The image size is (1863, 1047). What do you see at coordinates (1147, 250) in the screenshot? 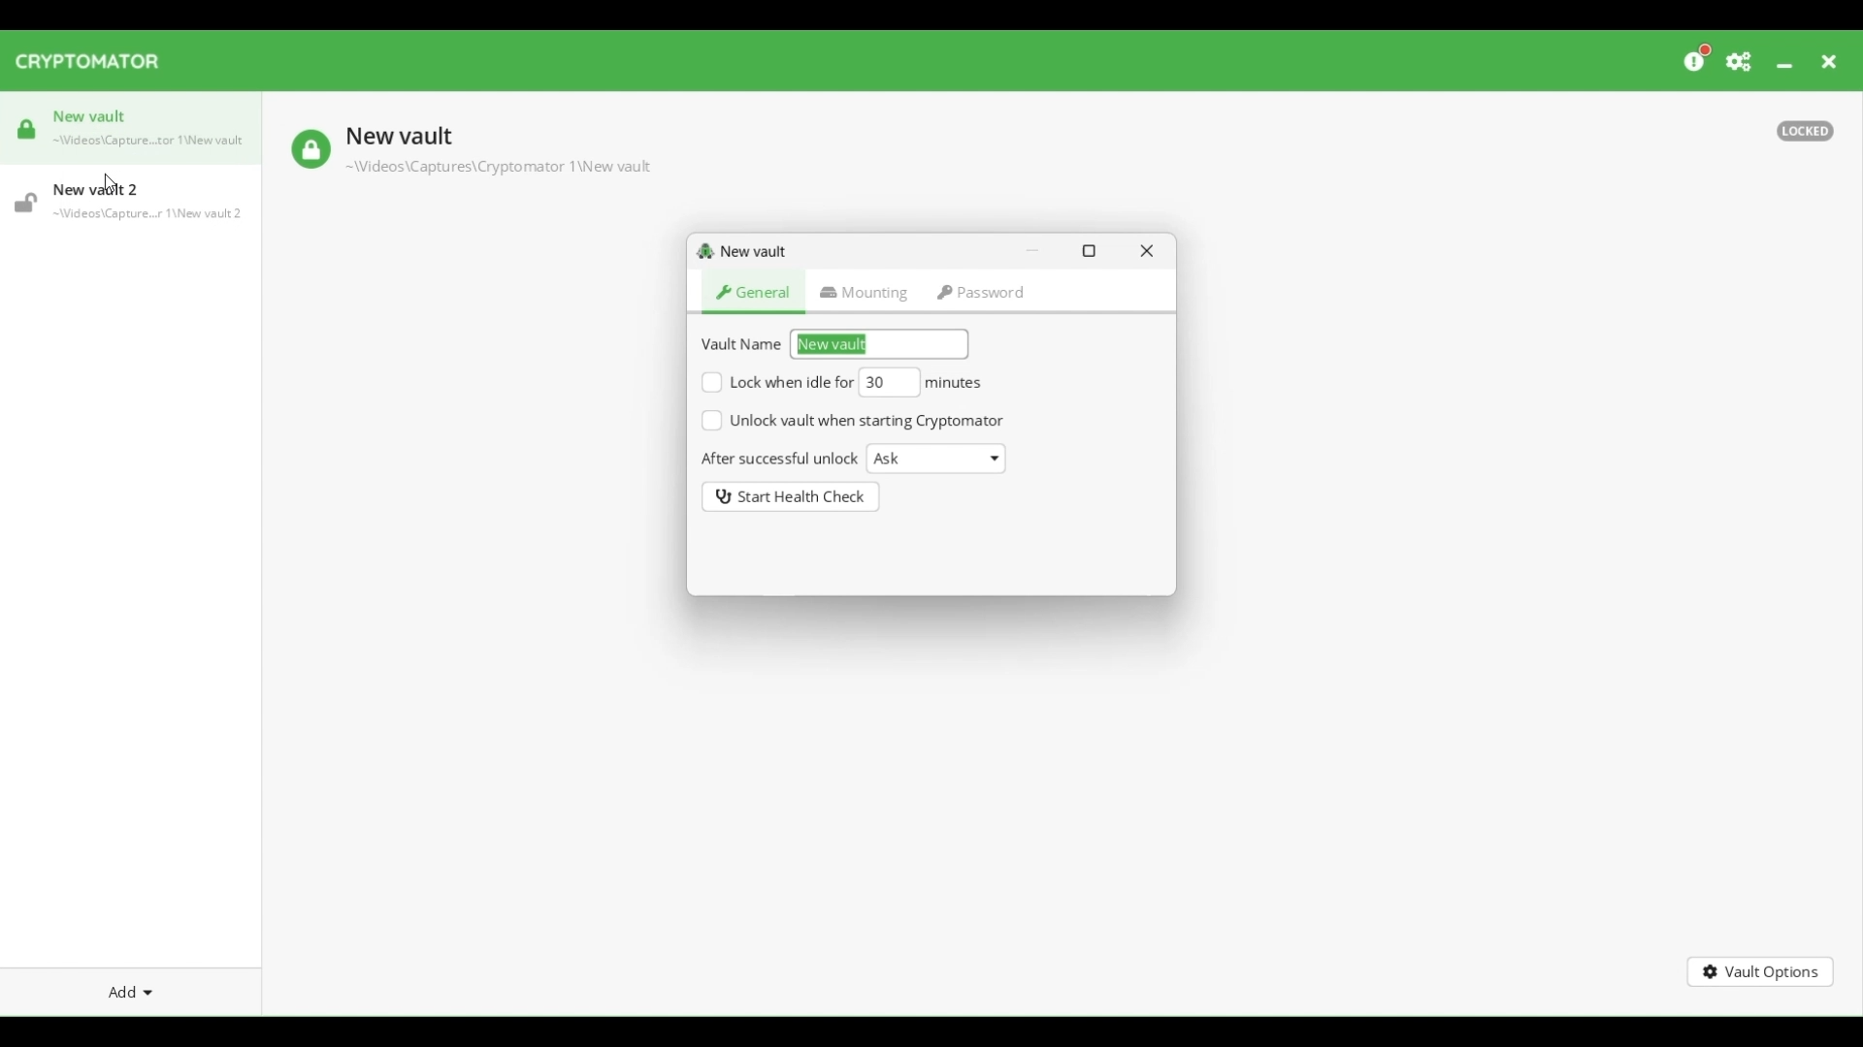
I see `Close window` at bounding box center [1147, 250].